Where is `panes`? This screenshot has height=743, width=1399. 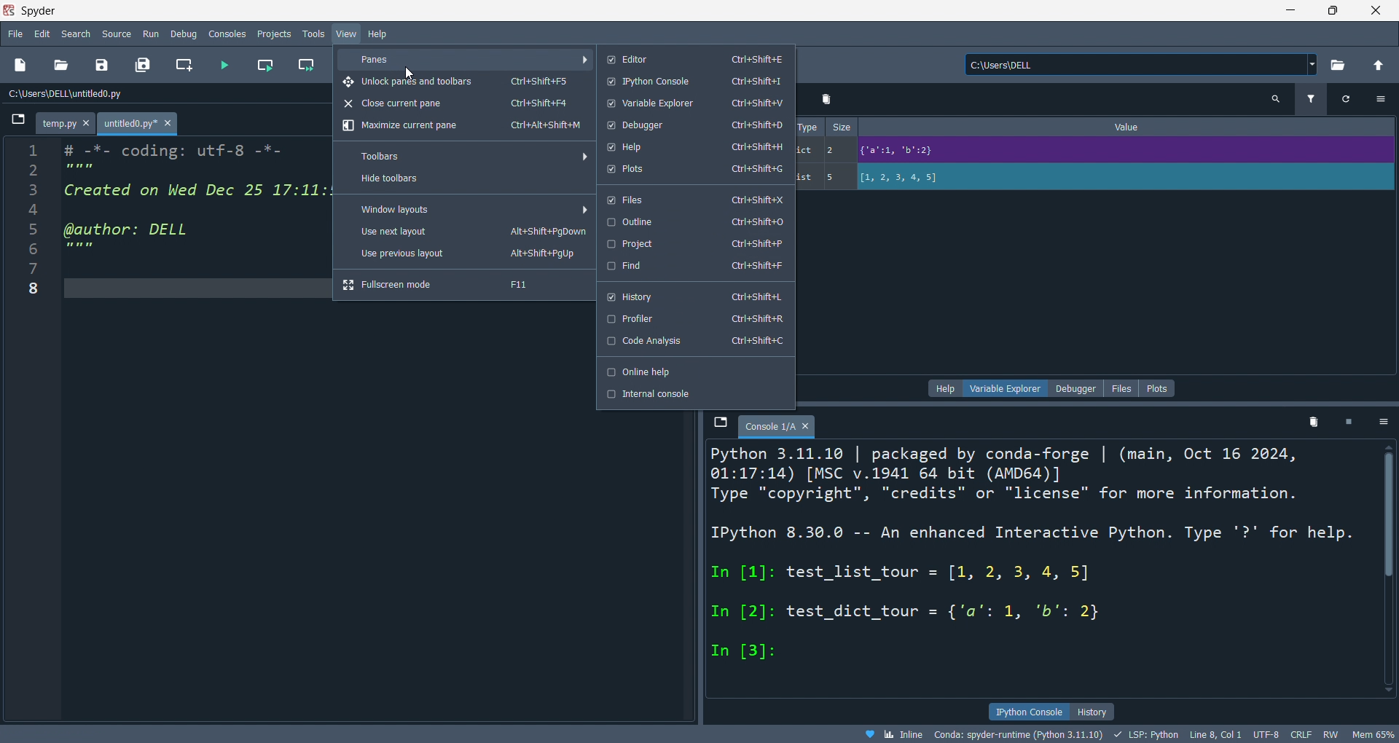 panes is located at coordinates (463, 58).